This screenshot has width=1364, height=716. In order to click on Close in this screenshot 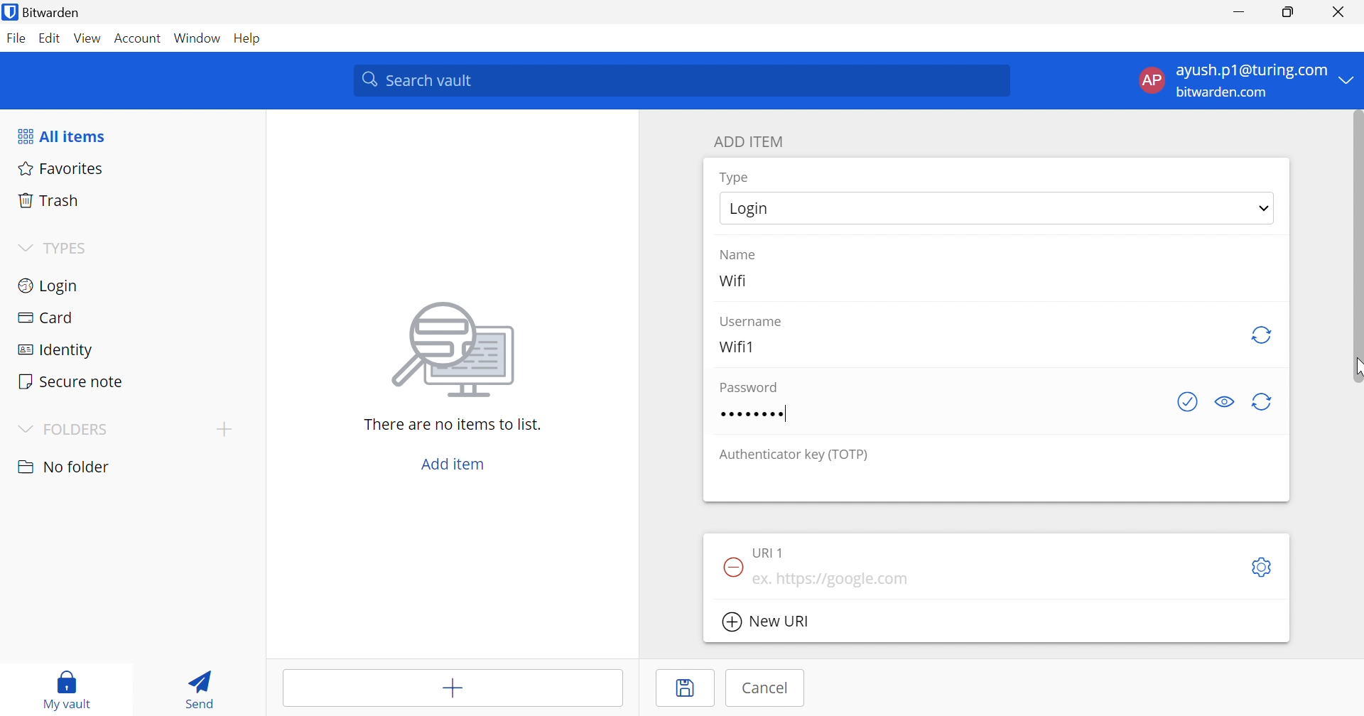, I will do `click(1341, 12)`.